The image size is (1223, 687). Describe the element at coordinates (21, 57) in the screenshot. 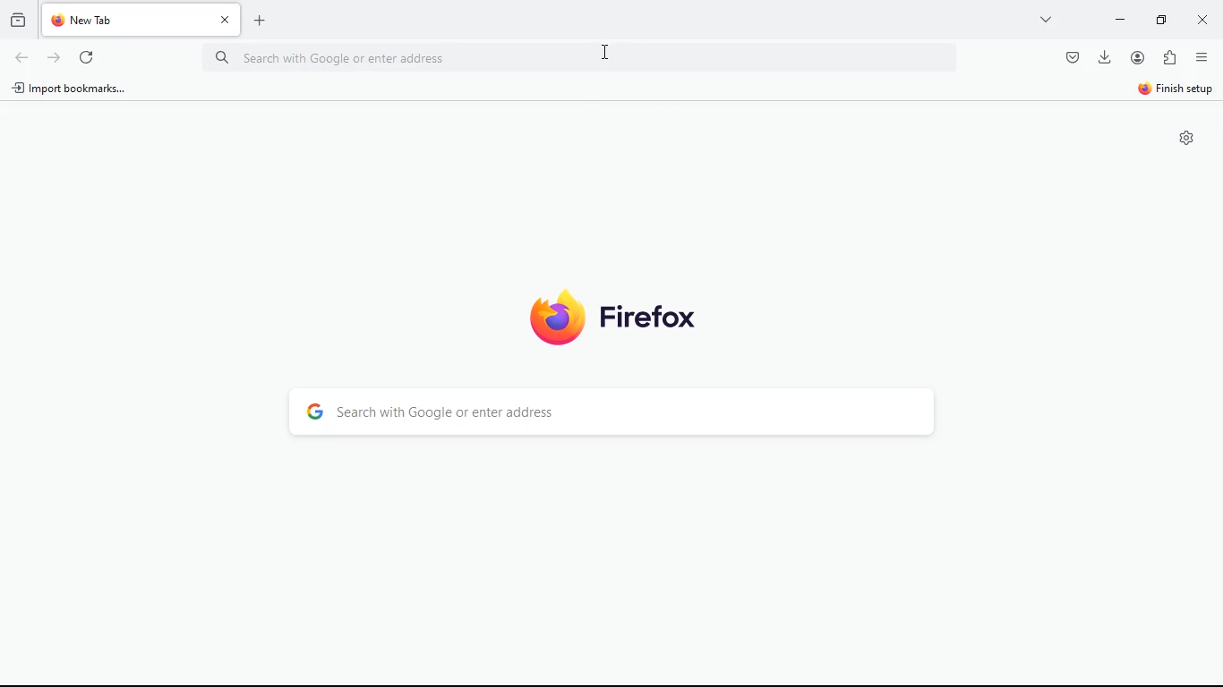

I see `back` at that location.